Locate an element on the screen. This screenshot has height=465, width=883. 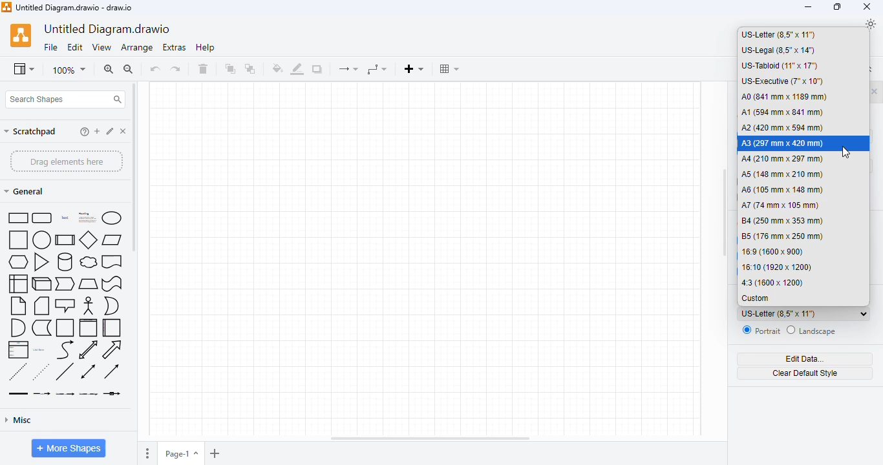
help is located at coordinates (85, 132).